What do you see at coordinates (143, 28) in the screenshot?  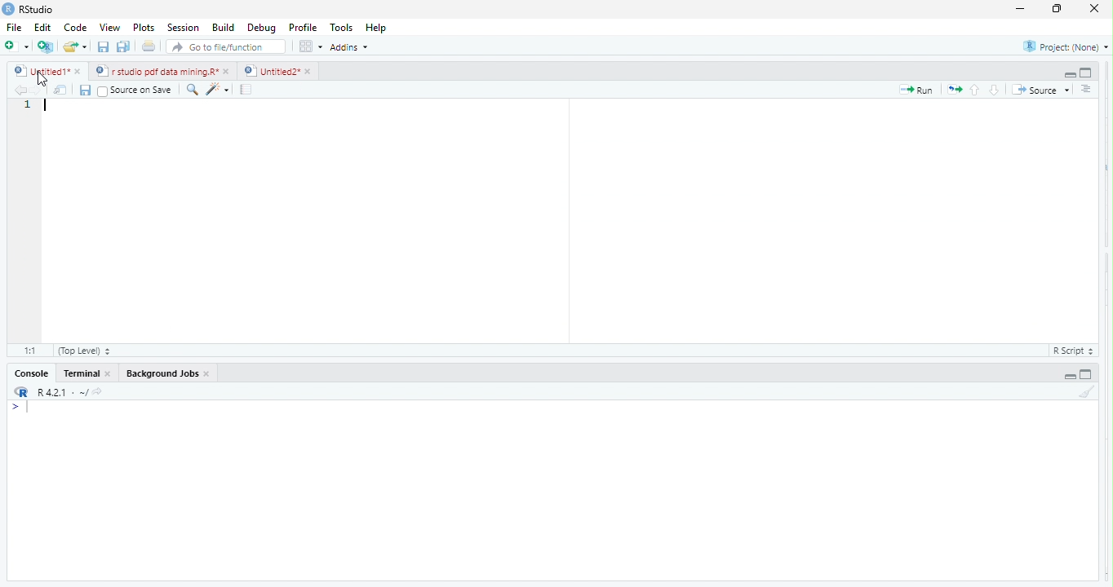 I see `Plots` at bounding box center [143, 28].